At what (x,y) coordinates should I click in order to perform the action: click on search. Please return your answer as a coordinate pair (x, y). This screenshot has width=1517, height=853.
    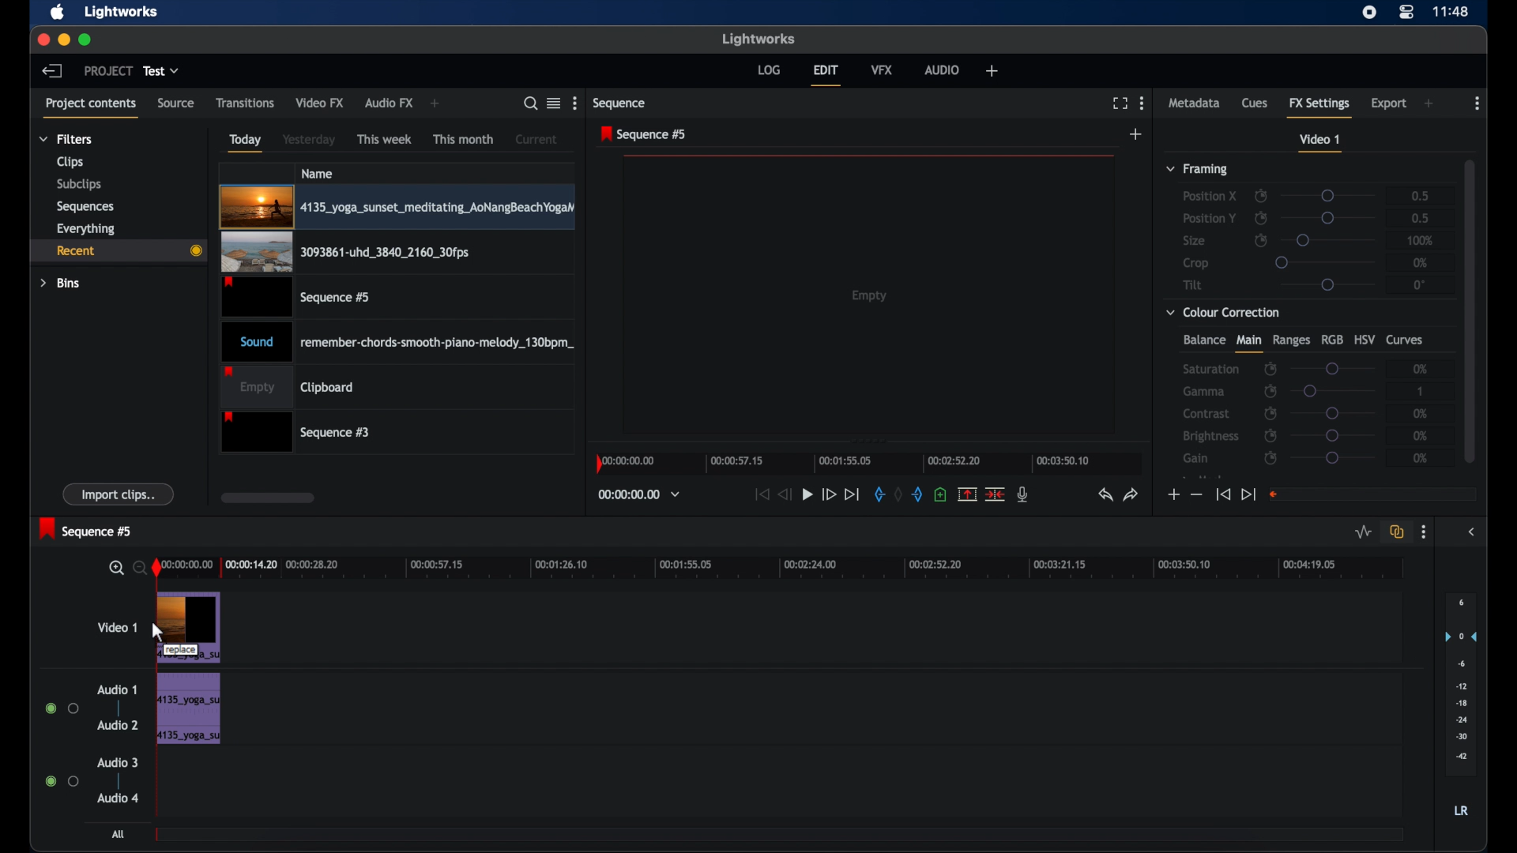
    Looking at the image, I should click on (531, 103).